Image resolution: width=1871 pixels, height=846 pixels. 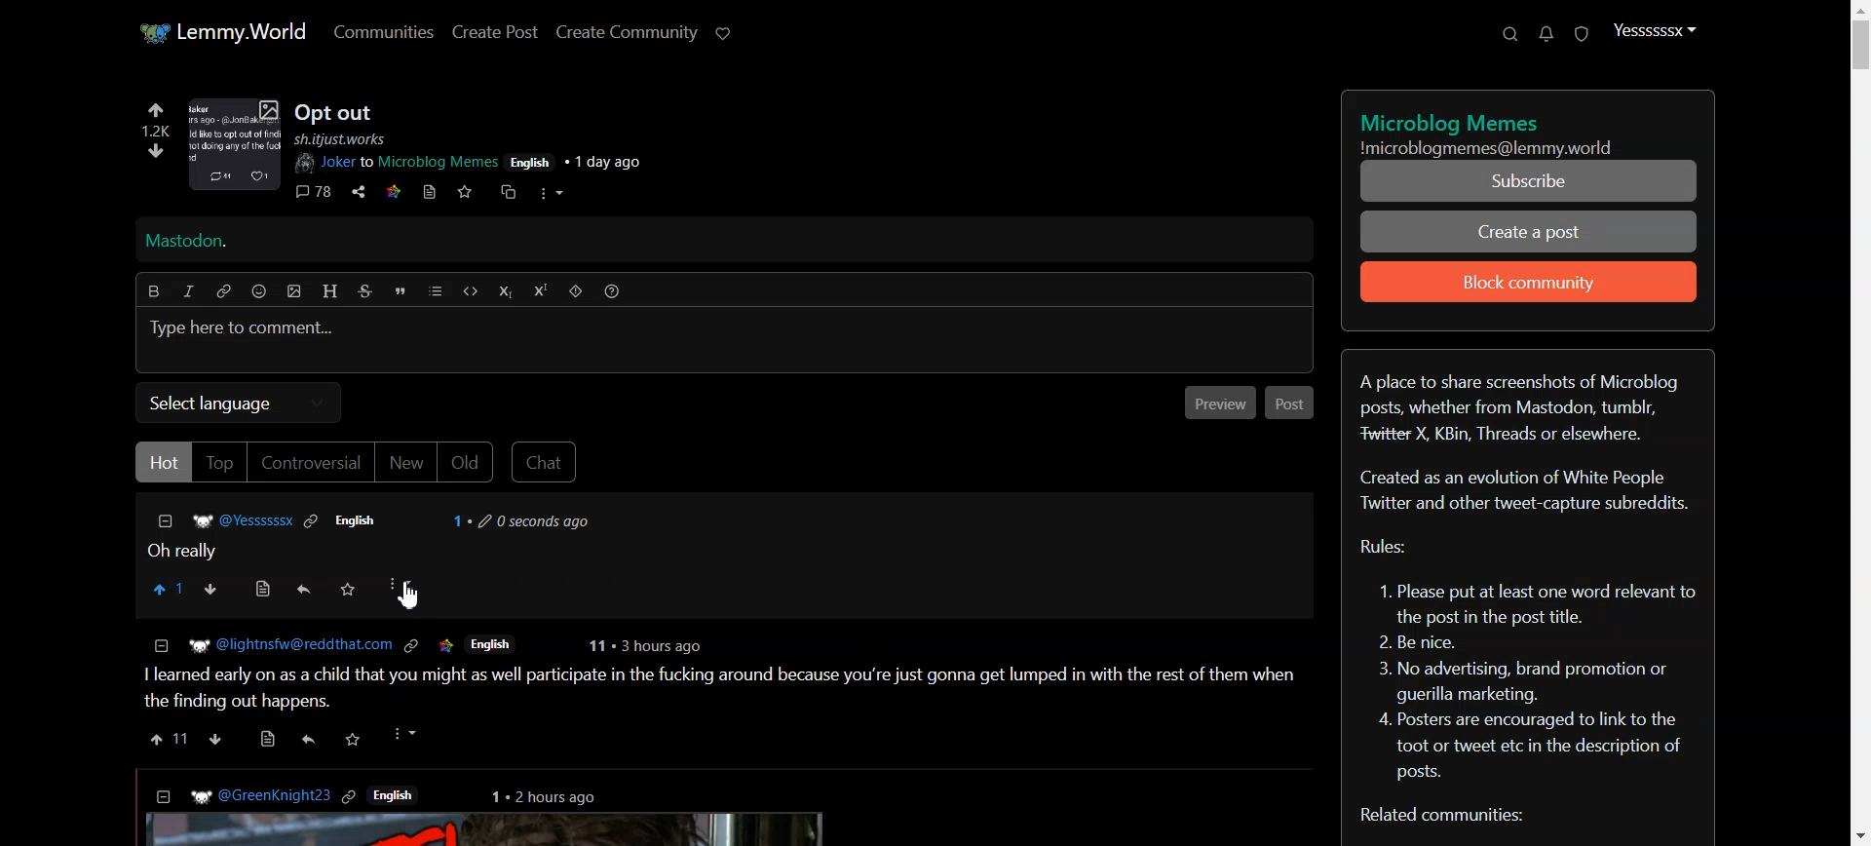 I want to click on downvote, so click(x=158, y=149).